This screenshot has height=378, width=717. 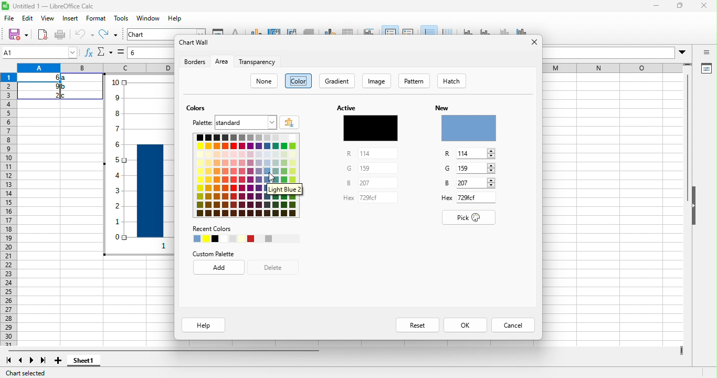 What do you see at coordinates (476, 169) in the screenshot?
I see `159` at bounding box center [476, 169].